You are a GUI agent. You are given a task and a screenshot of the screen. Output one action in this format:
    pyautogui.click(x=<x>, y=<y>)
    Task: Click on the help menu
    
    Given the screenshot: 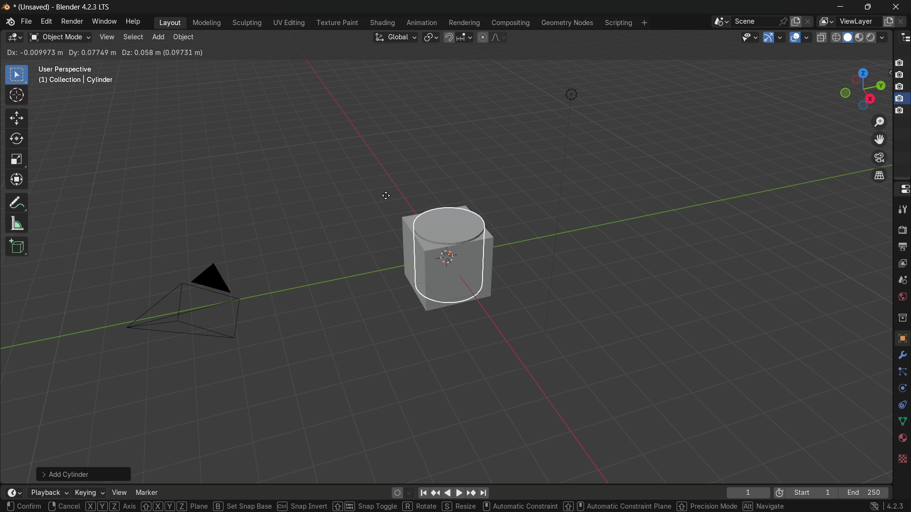 What is the action you would take?
    pyautogui.click(x=134, y=22)
    